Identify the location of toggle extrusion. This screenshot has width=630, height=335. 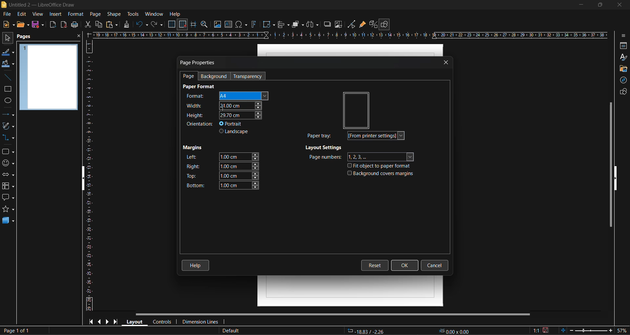
(374, 24).